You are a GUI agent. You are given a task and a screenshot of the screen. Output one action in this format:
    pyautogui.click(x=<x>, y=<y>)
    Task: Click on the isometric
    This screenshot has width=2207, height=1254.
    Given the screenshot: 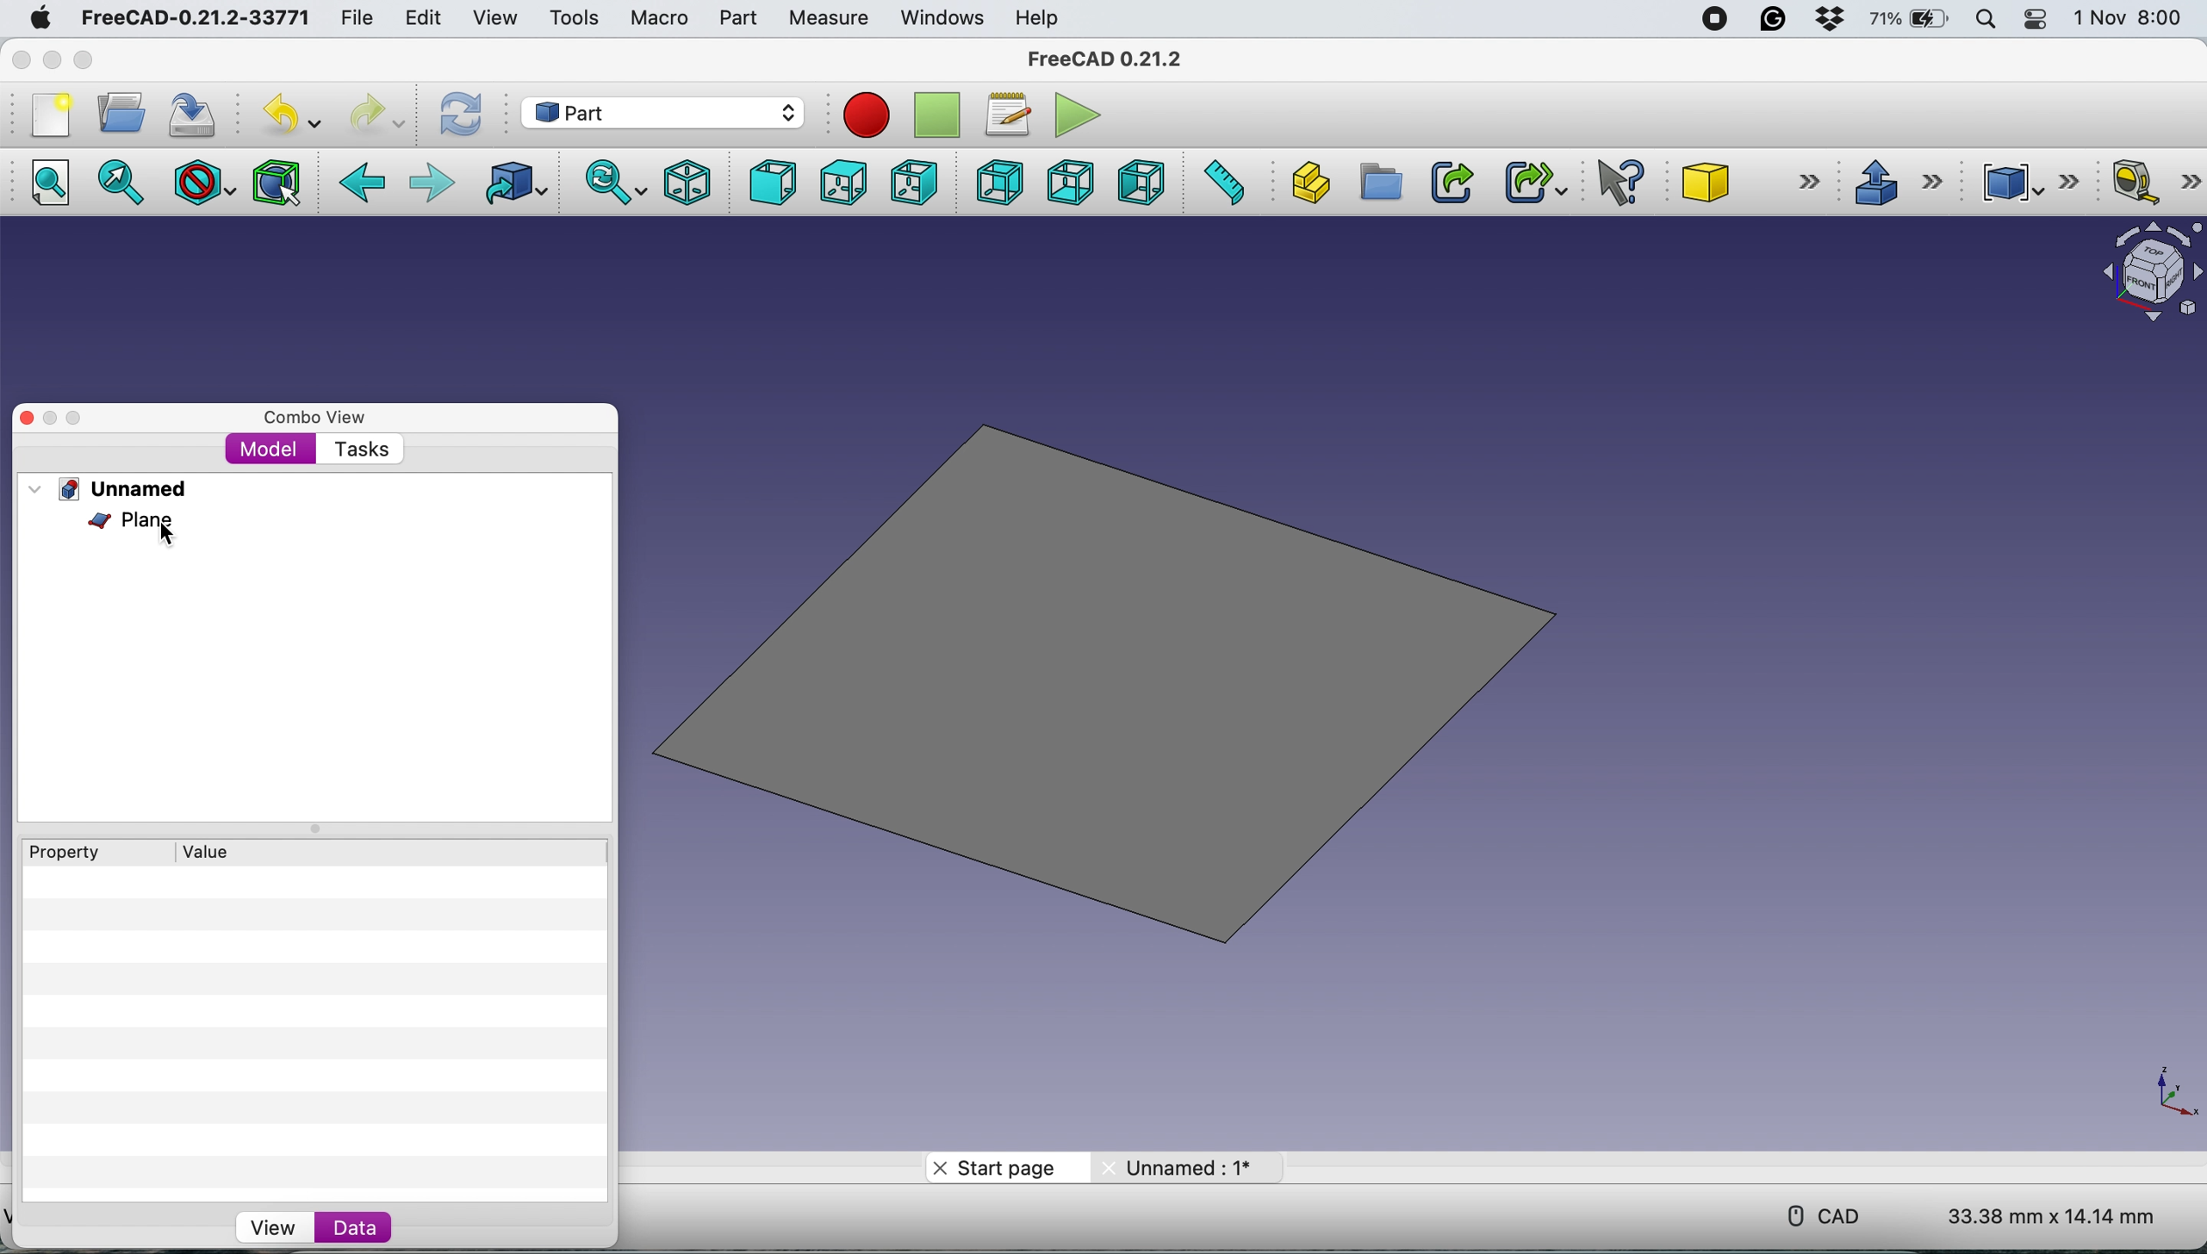 What is the action you would take?
    pyautogui.click(x=686, y=185)
    